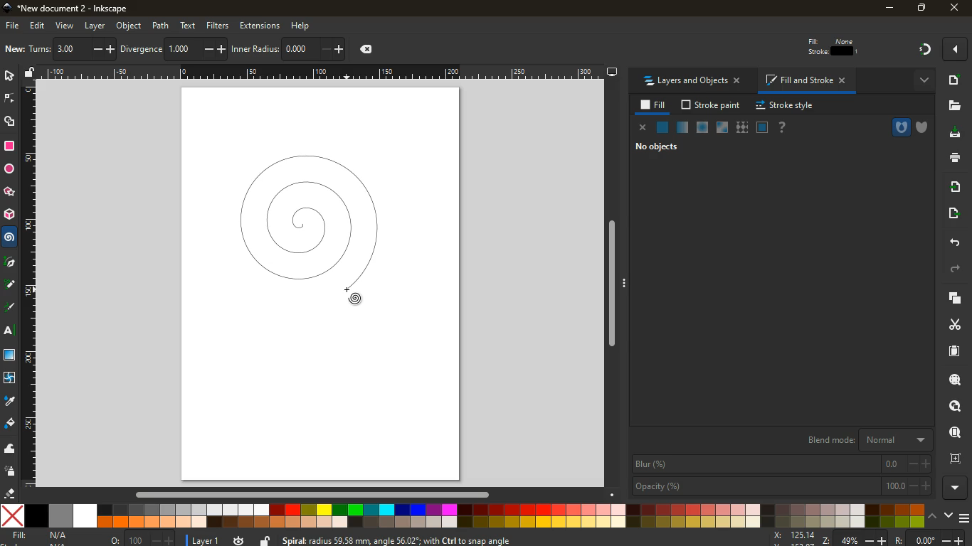 Image resolution: width=972 pixels, height=546 pixels. What do you see at coordinates (643, 127) in the screenshot?
I see `close` at bounding box center [643, 127].